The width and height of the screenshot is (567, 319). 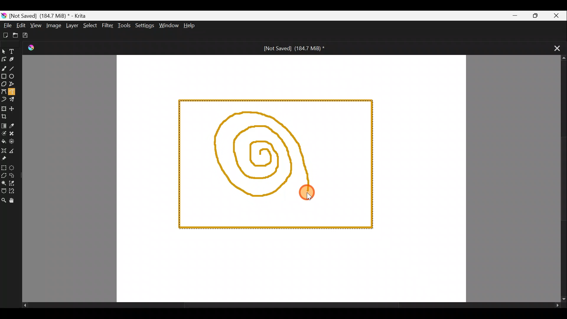 What do you see at coordinates (36, 25) in the screenshot?
I see `View` at bounding box center [36, 25].